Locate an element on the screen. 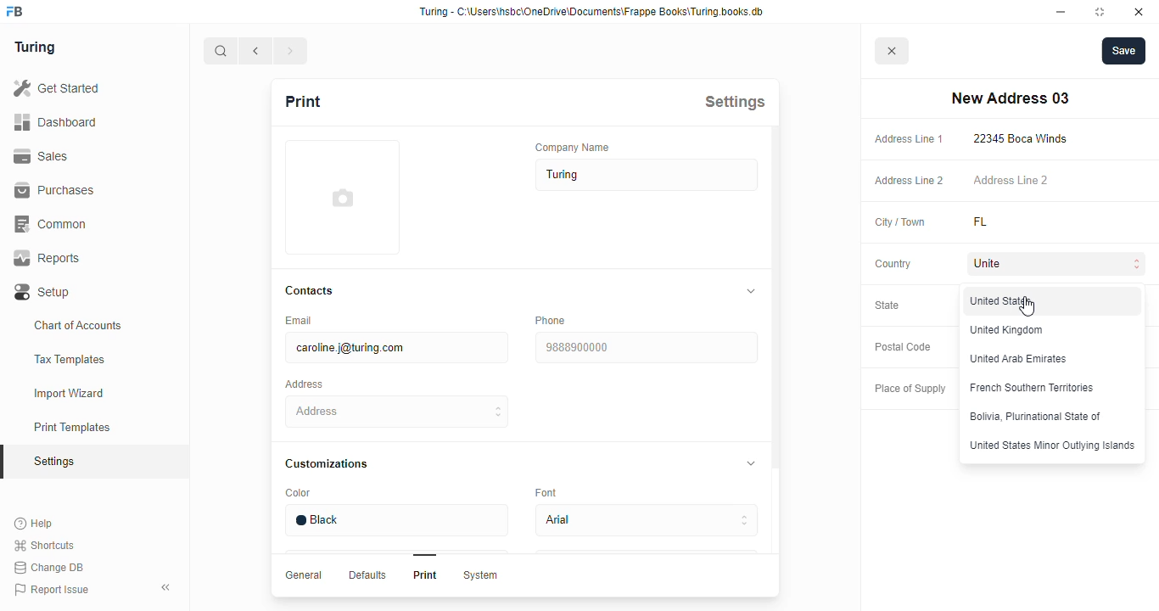  address line 2 is located at coordinates (1011, 179).